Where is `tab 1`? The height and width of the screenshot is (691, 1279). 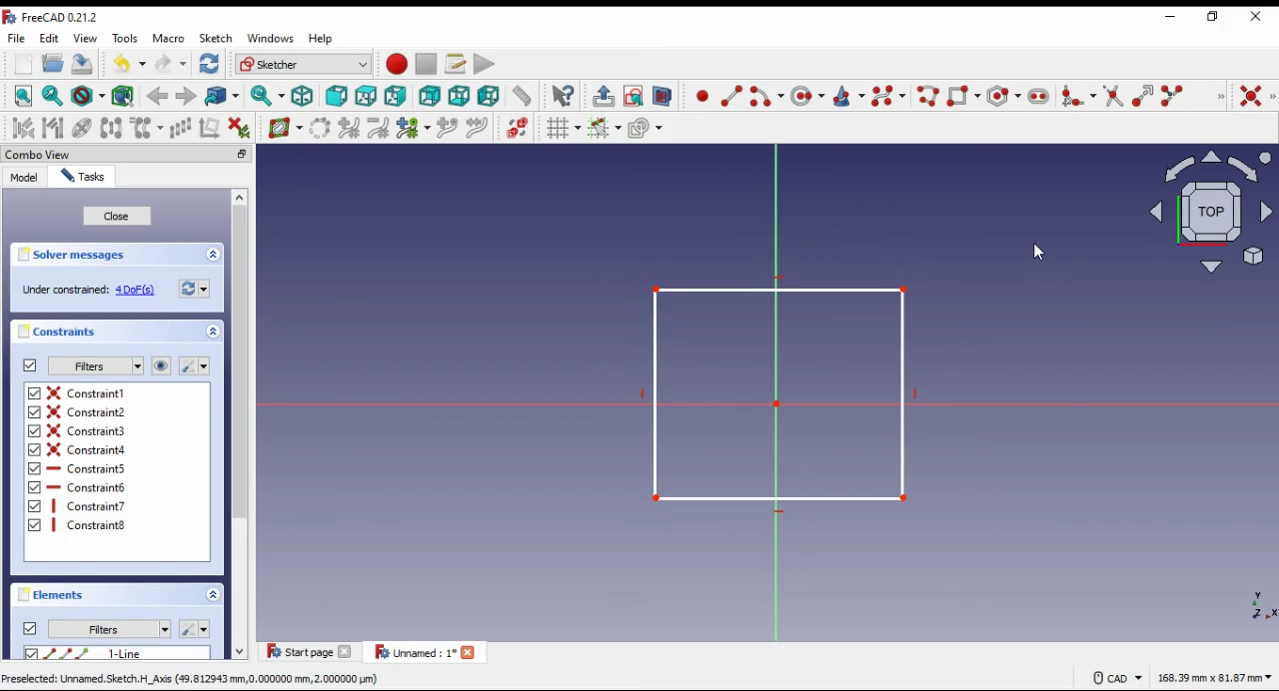 tab 1 is located at coordinates (311, 651).